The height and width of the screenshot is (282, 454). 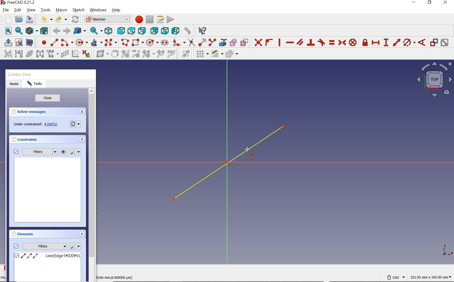 What do you see at coordinates (116, 10) in the screenshot?
I see `HELP` at bounding box center [116, 10].